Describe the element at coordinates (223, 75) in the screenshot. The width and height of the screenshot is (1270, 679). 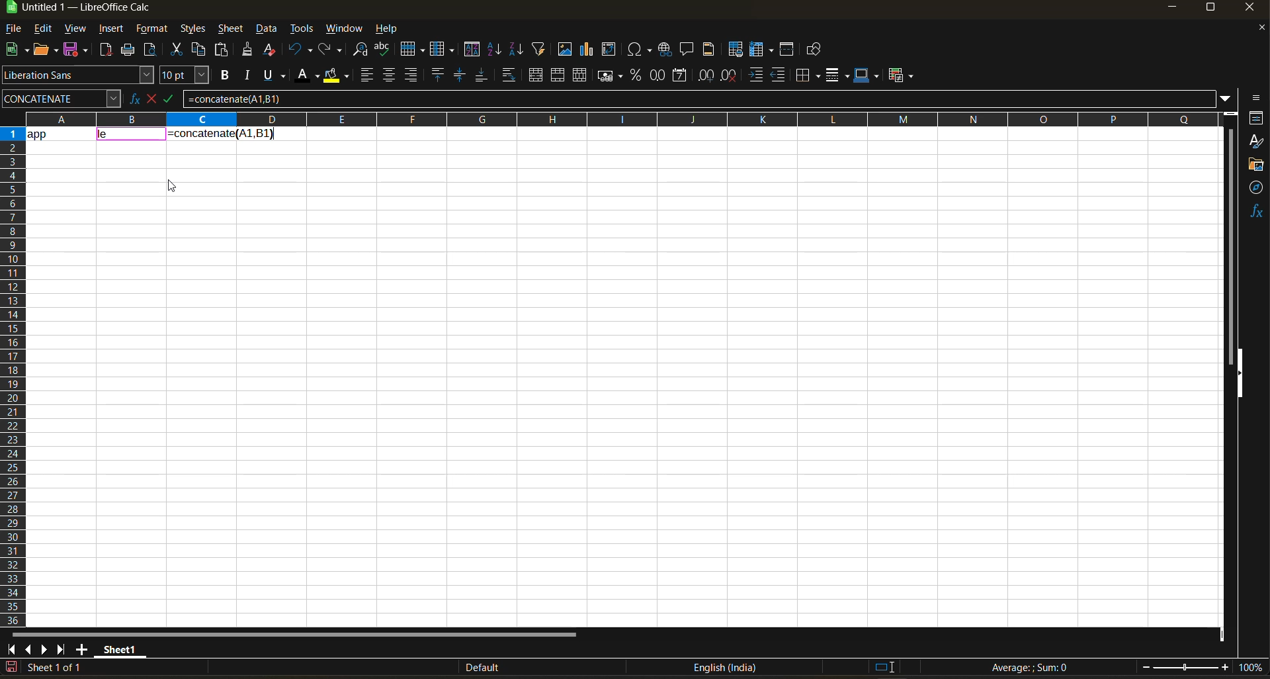
I see `bold` at that location.